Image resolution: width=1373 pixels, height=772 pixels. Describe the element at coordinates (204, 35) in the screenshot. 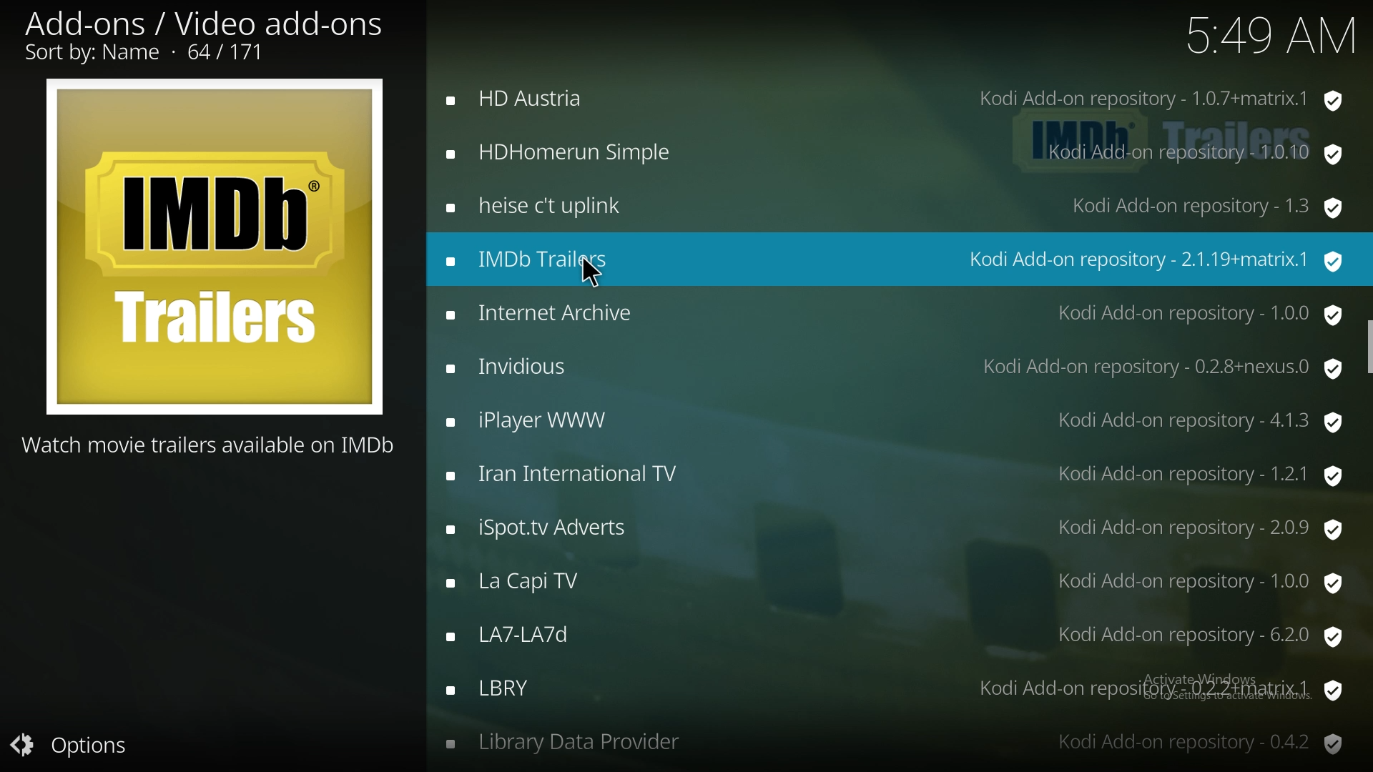

I see `video add ons` at that location.